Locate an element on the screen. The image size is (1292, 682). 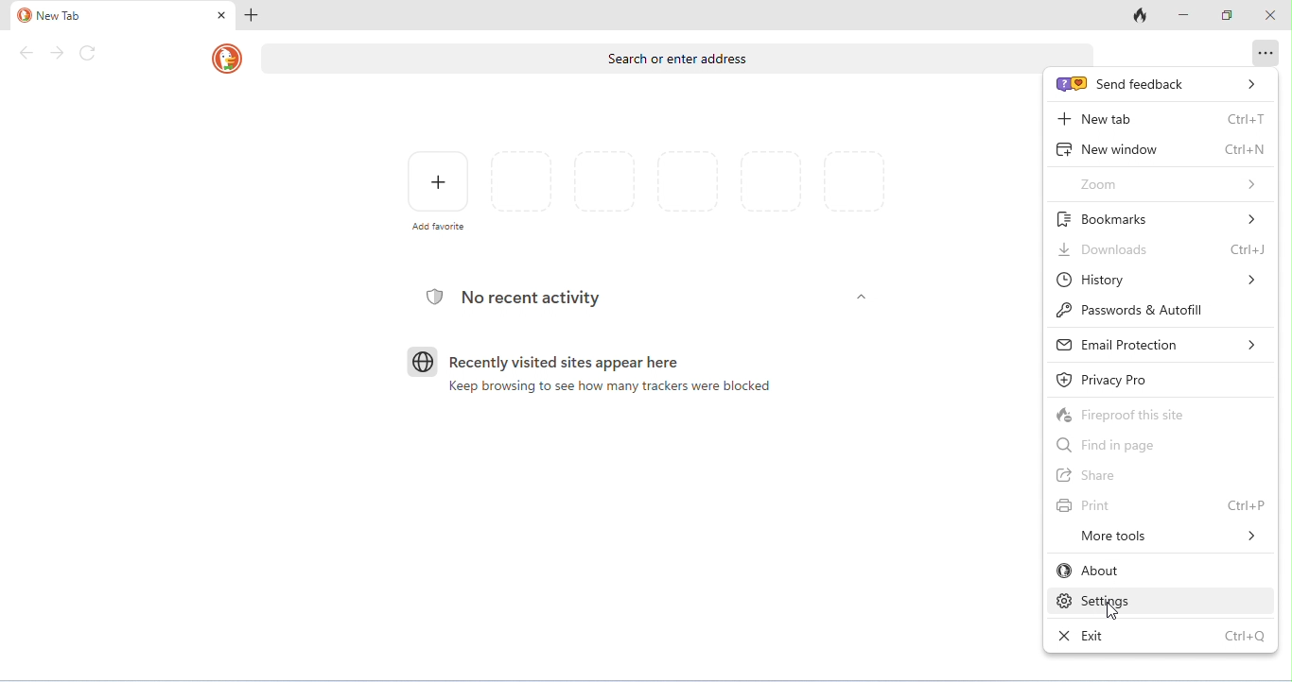
duckduckgo logo is located at coordinates (228, 60).